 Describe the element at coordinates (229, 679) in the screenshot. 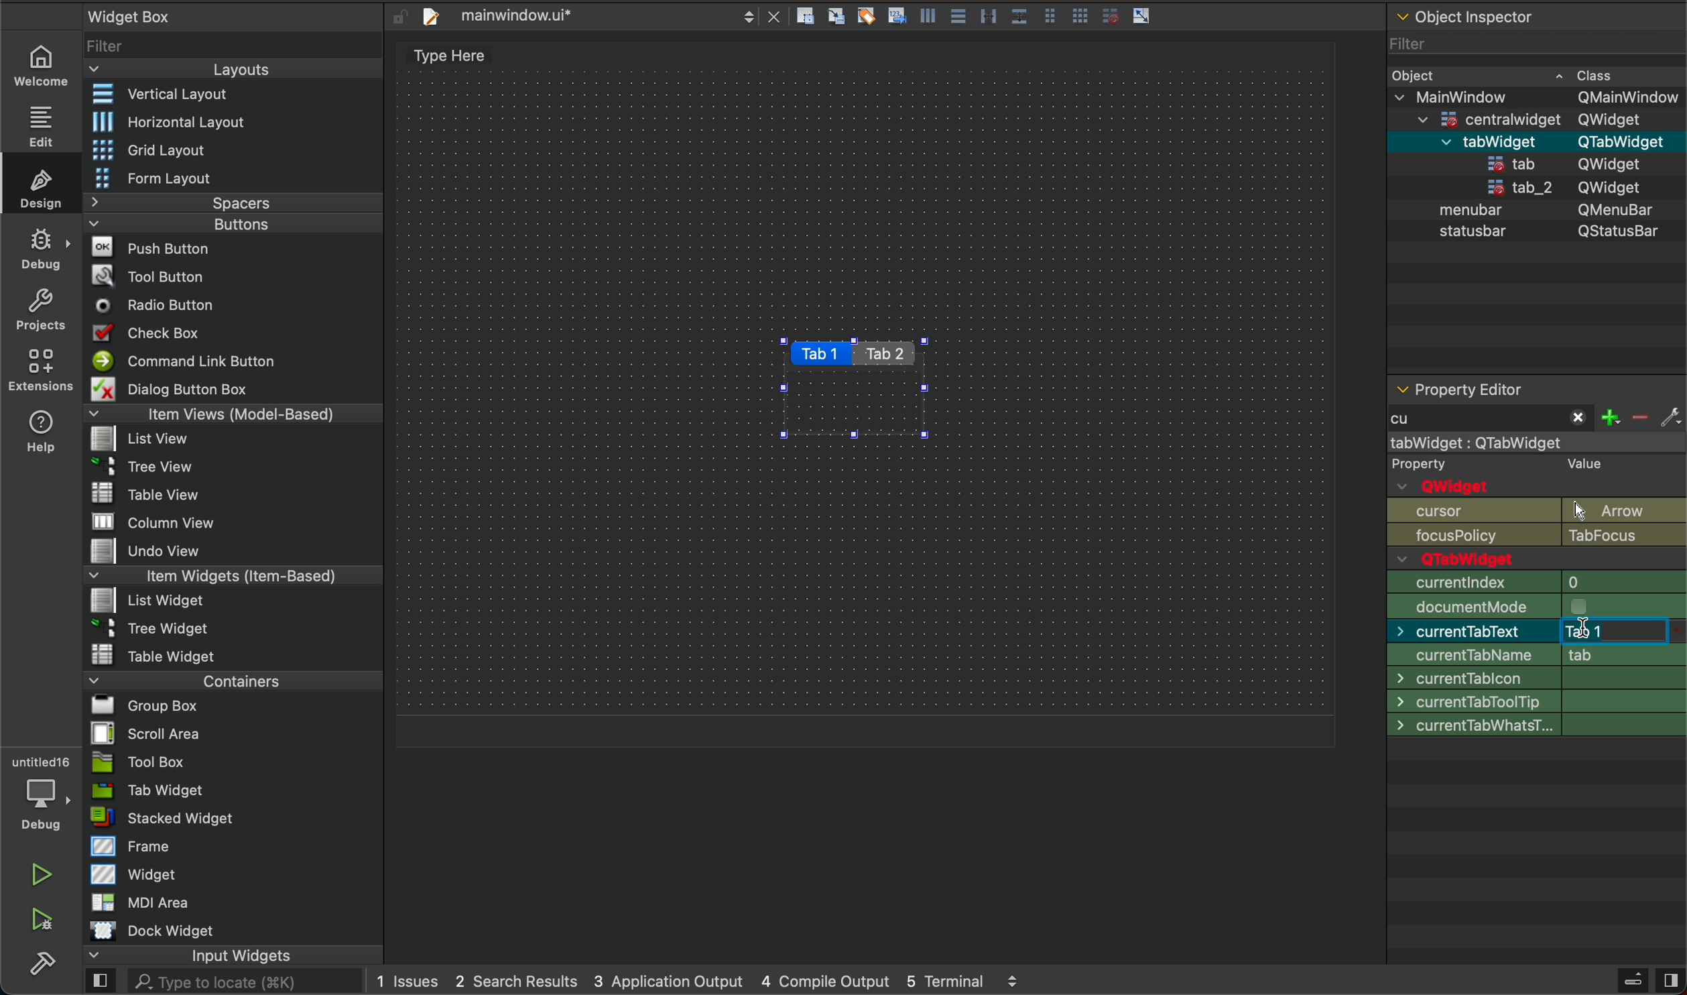

I see `Containers` at that location.